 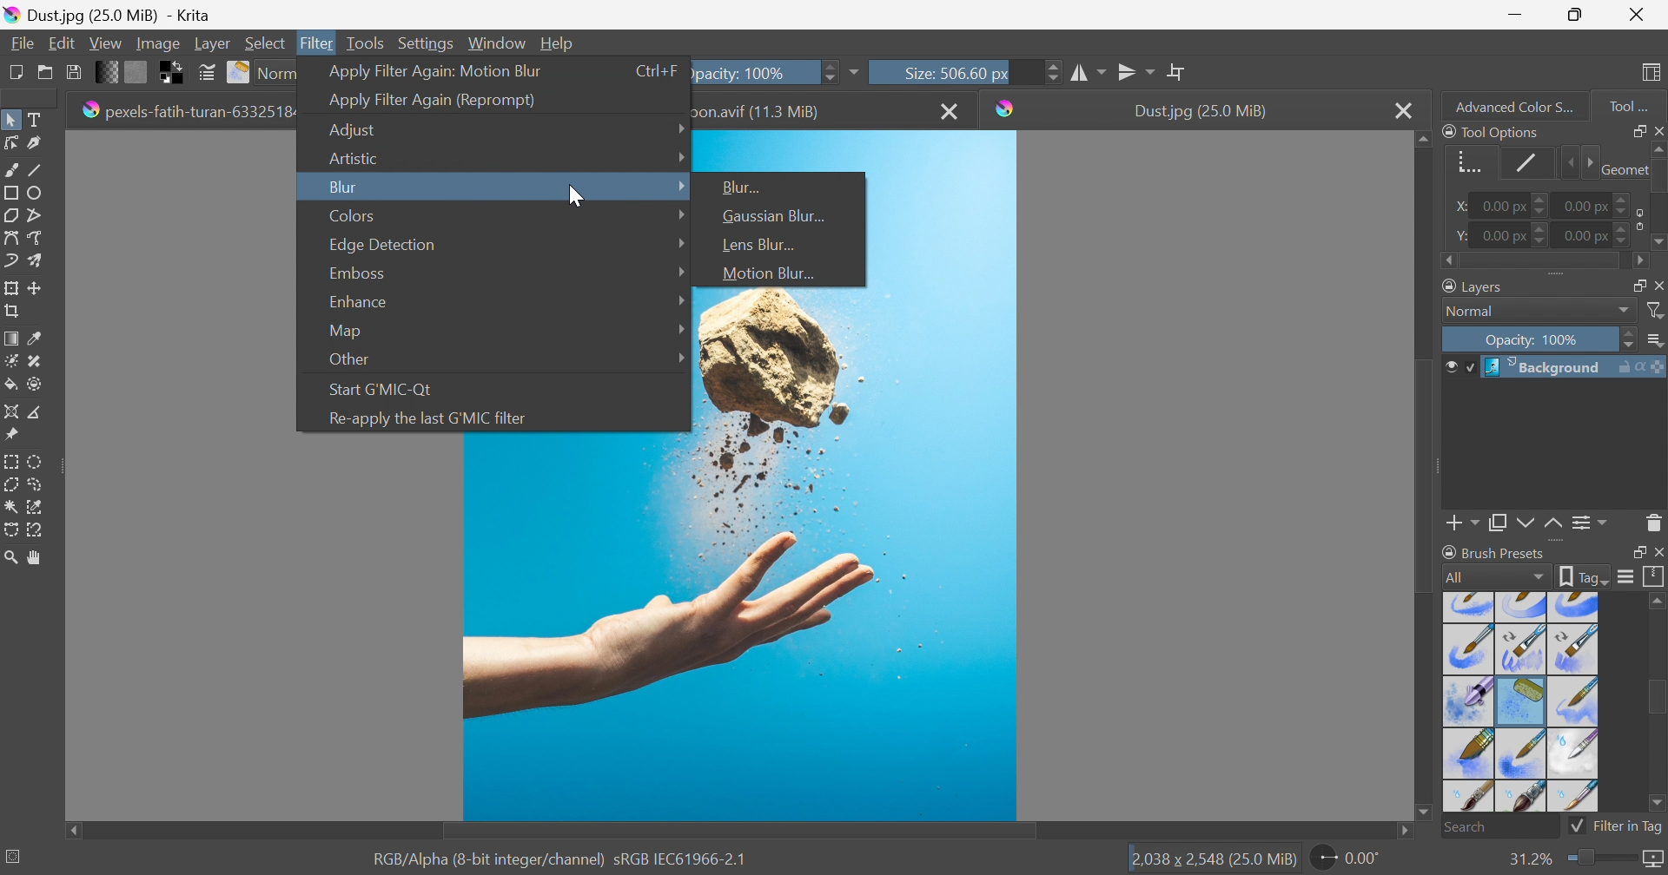 What do you see at coordinates (37, 529) in the screenshot?
I see `Magnetic Curve selection tool` at bounding box center [37, 529].